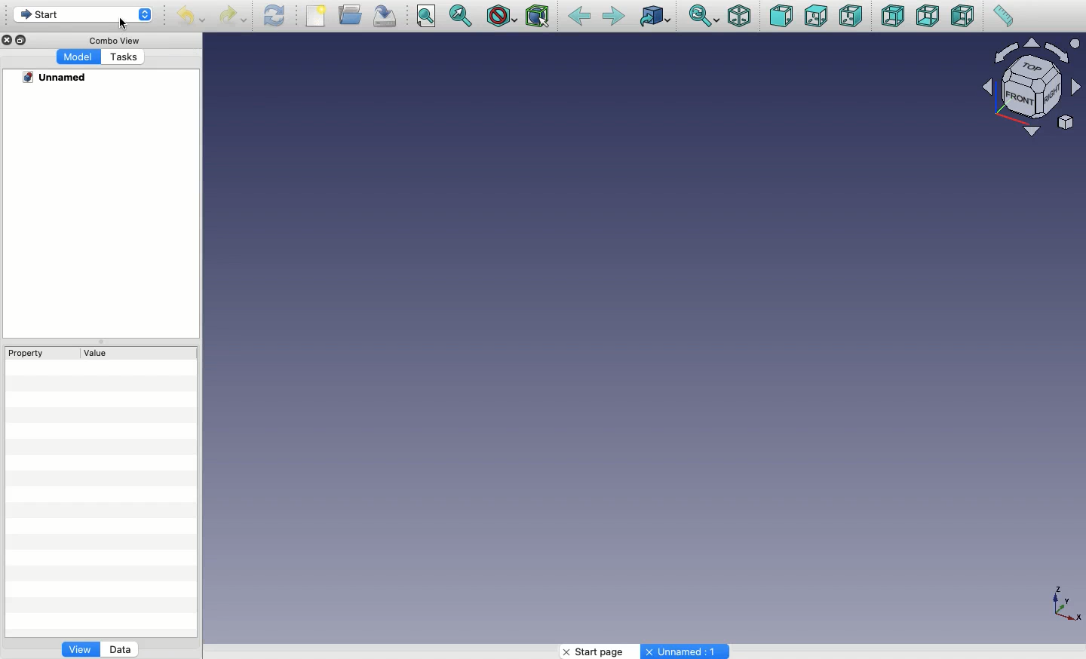 Image resolution: width=1086 pixels, height=659 pixels. Describe the element at coordinates (189, 17) in the screenshot. I see `Undo` at that location.